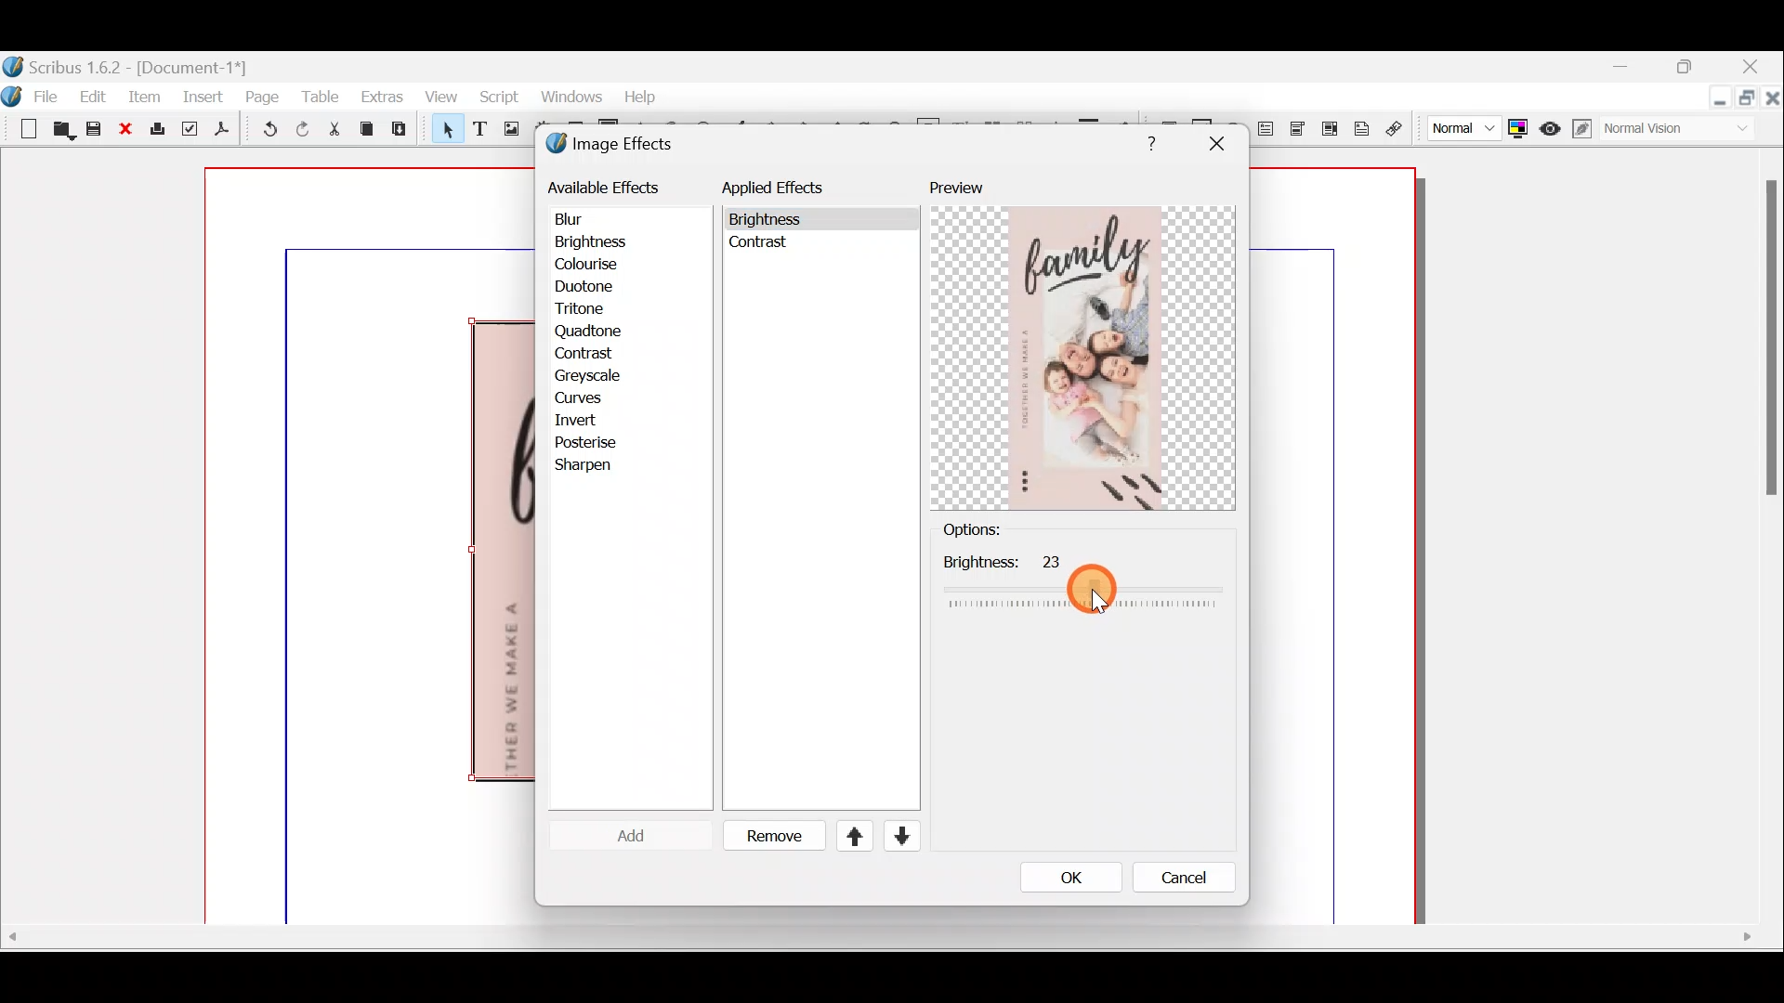 The height and width of the screenshot is (1003, 1784). I want to click on canvas, so click(1334, 547).